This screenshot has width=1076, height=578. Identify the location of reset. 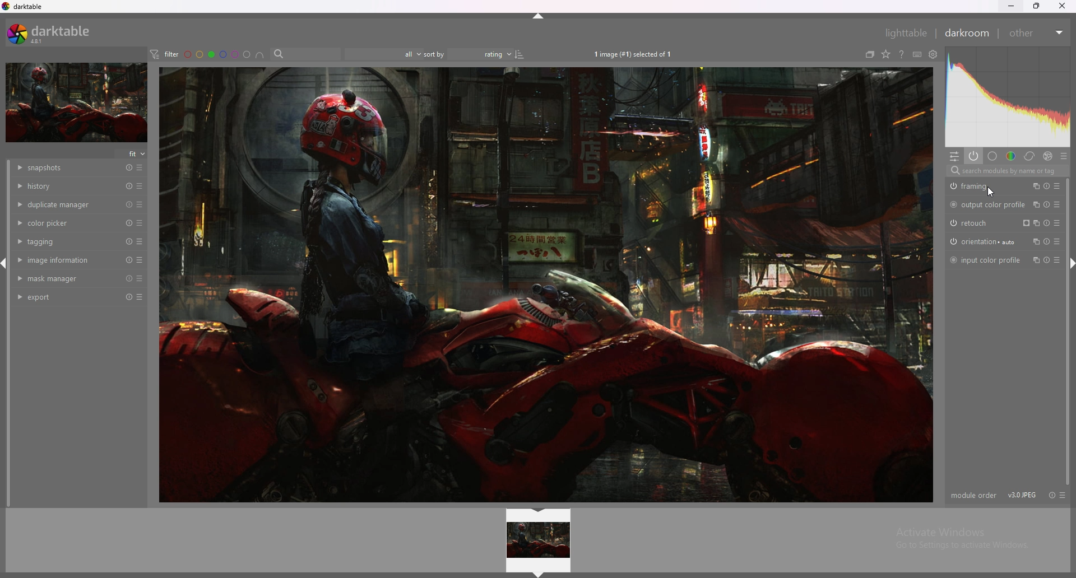
(1047, 206).